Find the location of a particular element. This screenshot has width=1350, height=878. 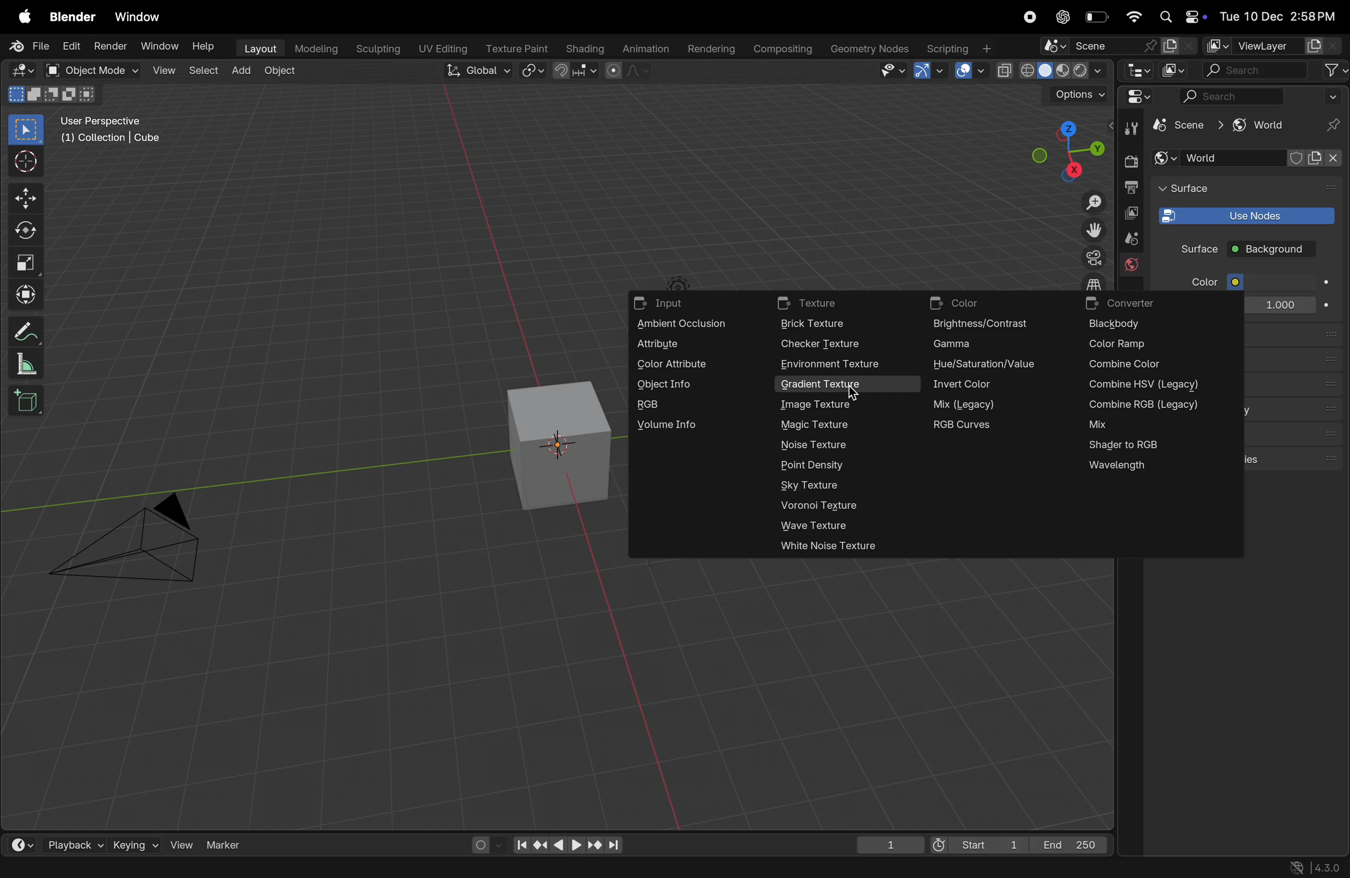

Sculpting is located at coordinates (377, 49).